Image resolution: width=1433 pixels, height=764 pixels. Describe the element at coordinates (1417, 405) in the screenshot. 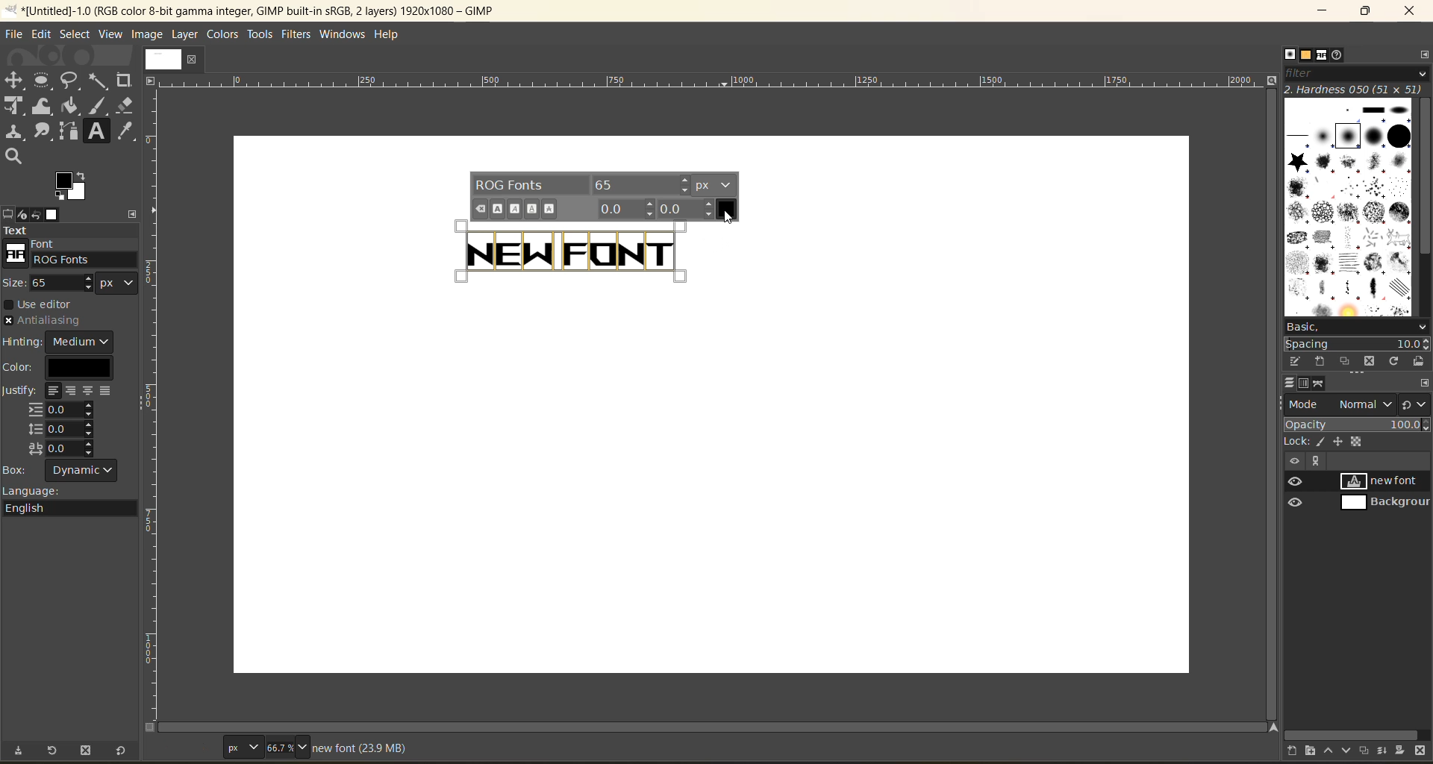

I see `switch to another group of modes` at that location.